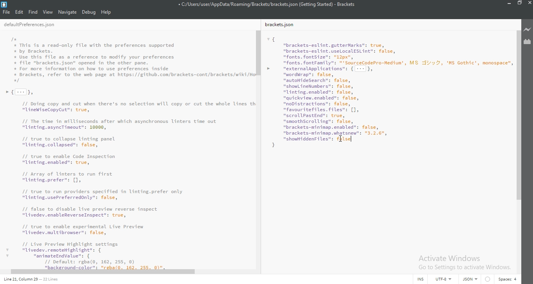  I want to click on extension manager, so click(527, 41).